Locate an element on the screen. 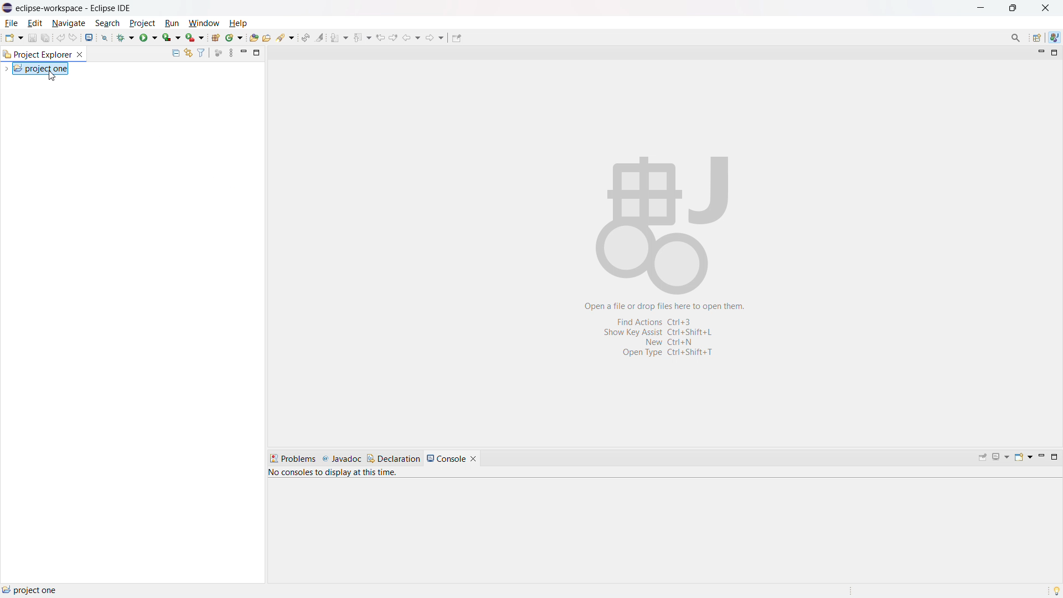 The image size is (1063, 598). open perspective is located at coordinates (1038, 38).